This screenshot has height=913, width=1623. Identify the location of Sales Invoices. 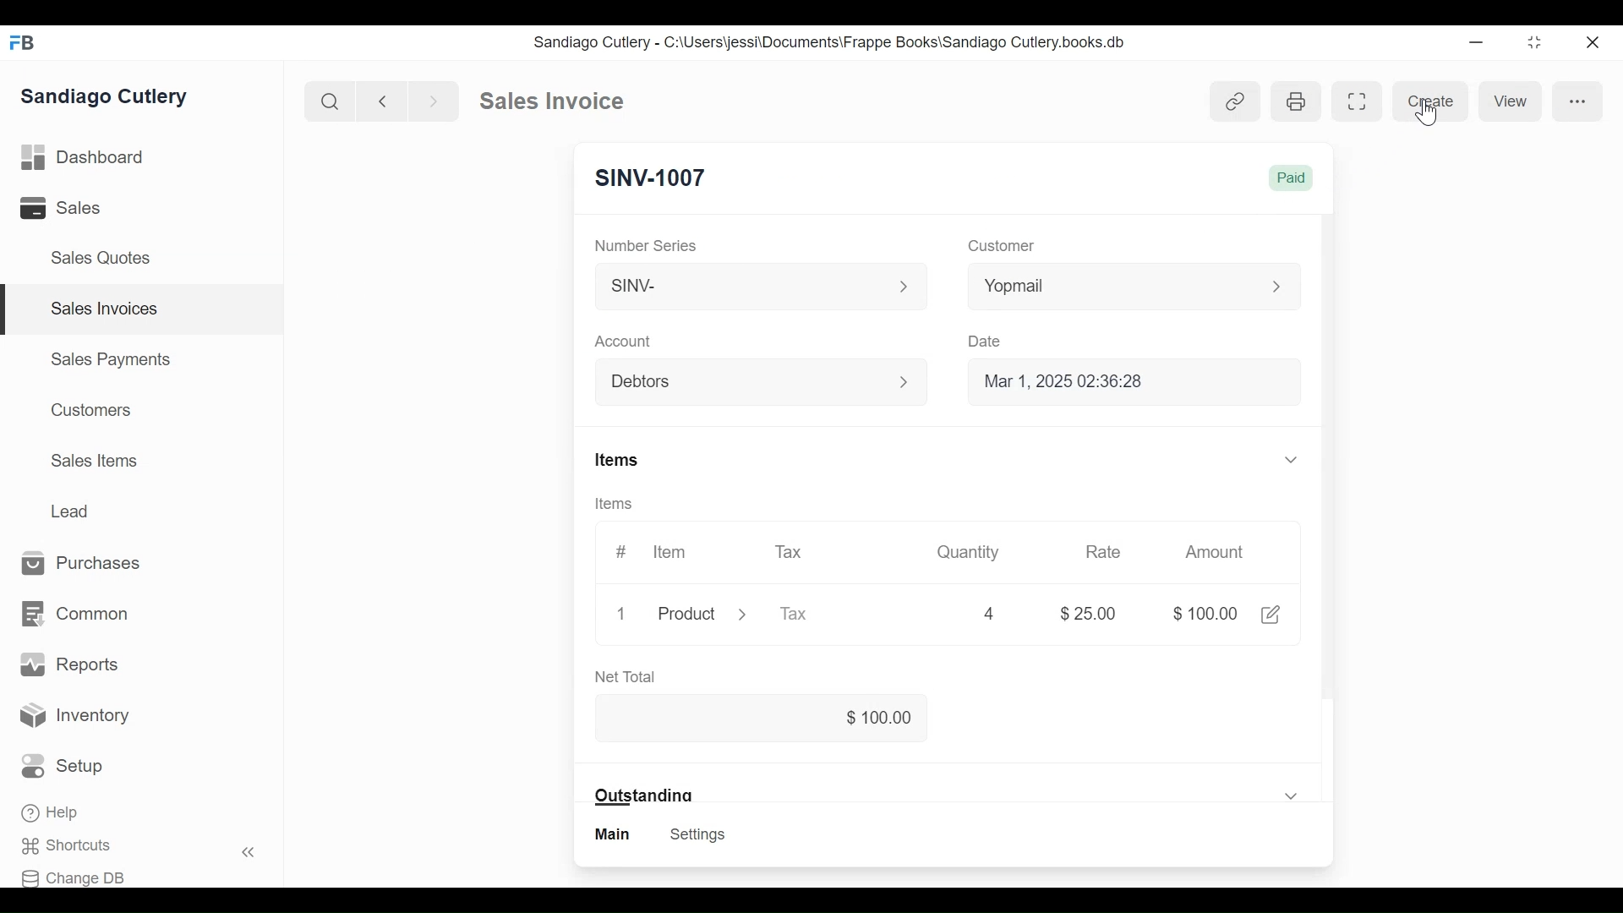
(106, 309).